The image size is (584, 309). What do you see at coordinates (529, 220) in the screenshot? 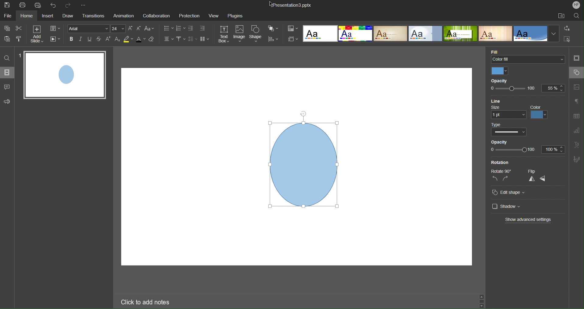
I see `Show advanced settings` at bounding box center [529, 220].